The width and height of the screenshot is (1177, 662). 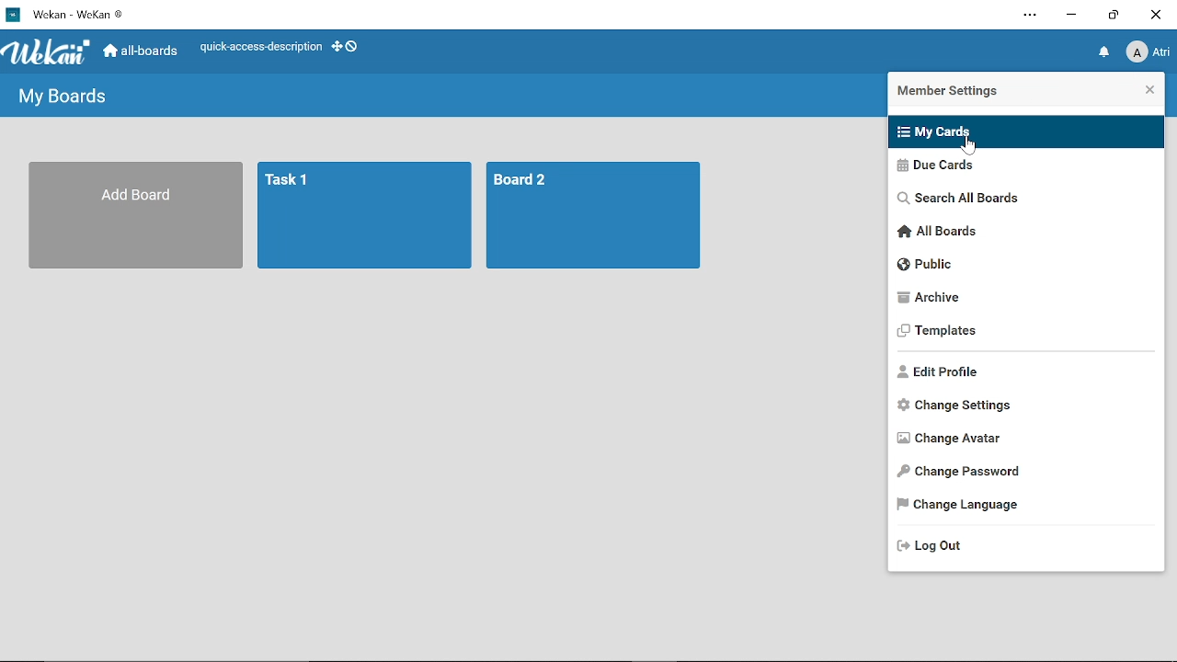 I want to click on All boards, so click(x=138, y=216).